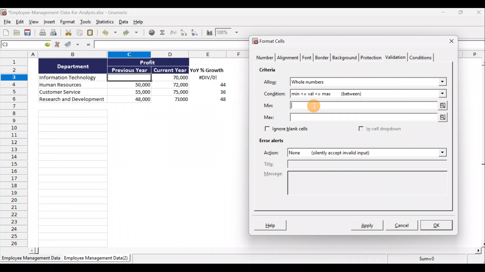 Image resolution: width=485 pixels, height=272 pixels. What do you see at coordinates (221, 93) in the screenshot?
I see `36` at bounding box center [221, 93].